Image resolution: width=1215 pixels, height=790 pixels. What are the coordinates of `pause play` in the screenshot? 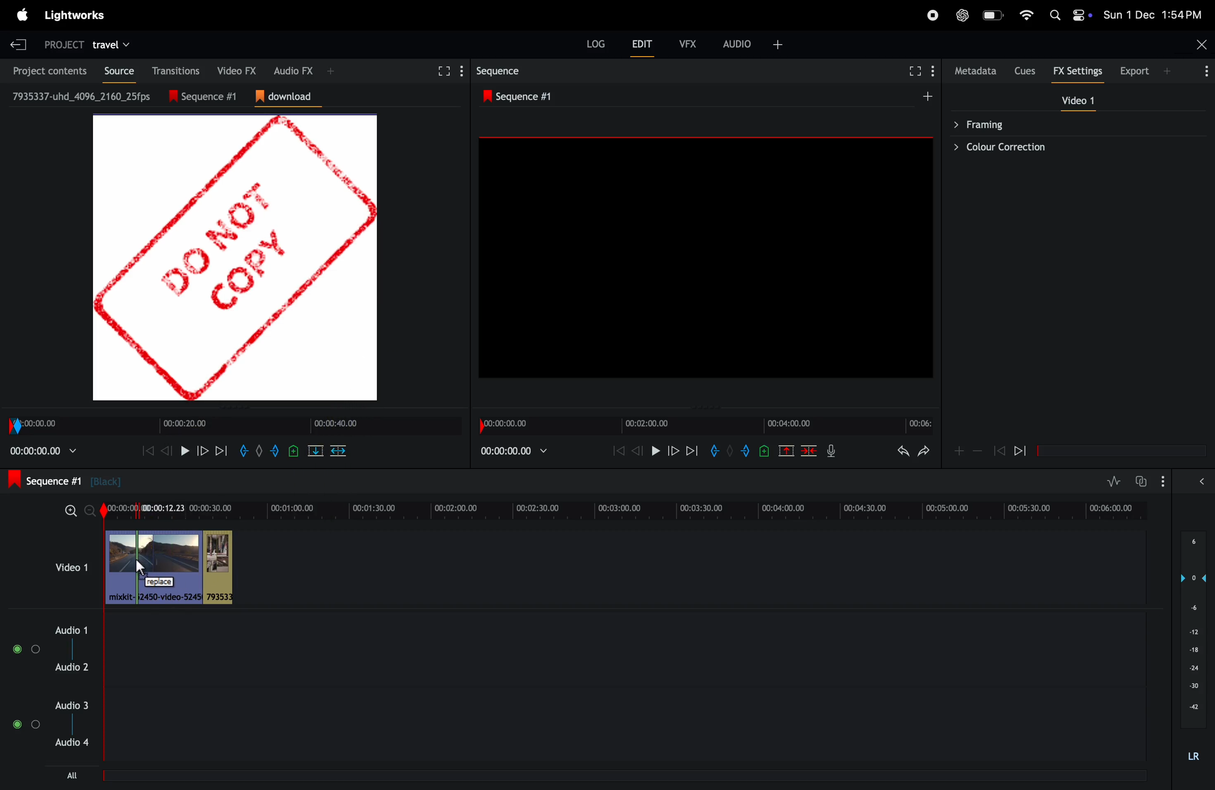 It's located at (655, 450).